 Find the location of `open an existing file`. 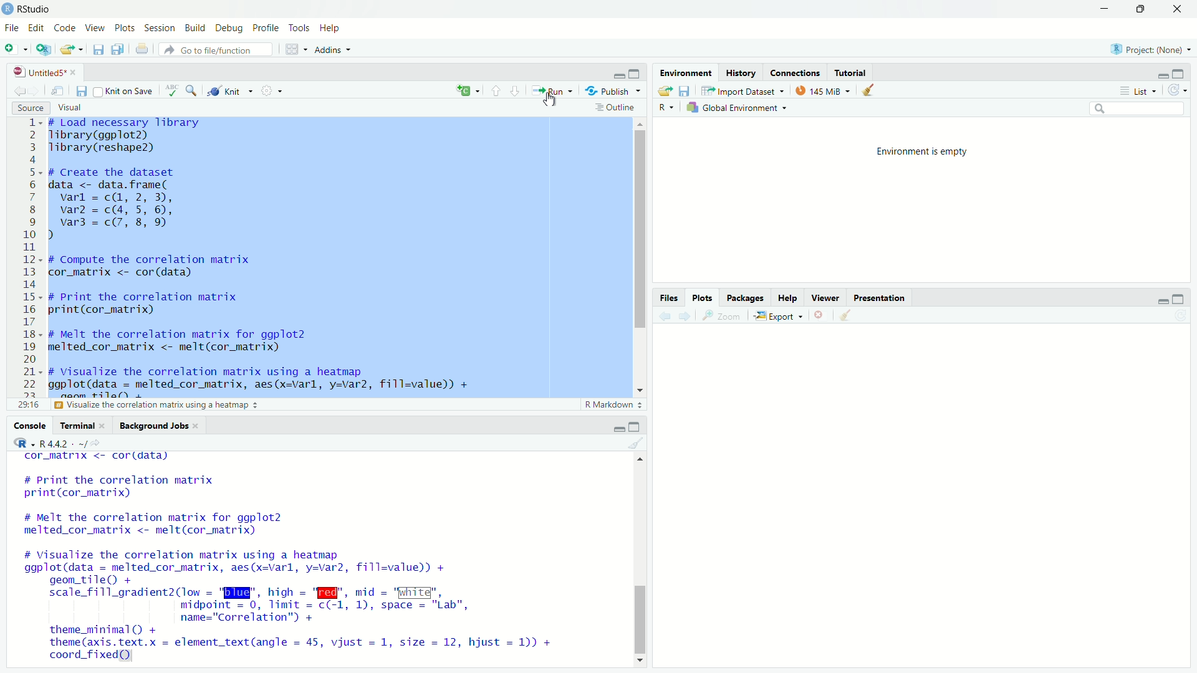

open an existing file is located at coordinates (71, 49).